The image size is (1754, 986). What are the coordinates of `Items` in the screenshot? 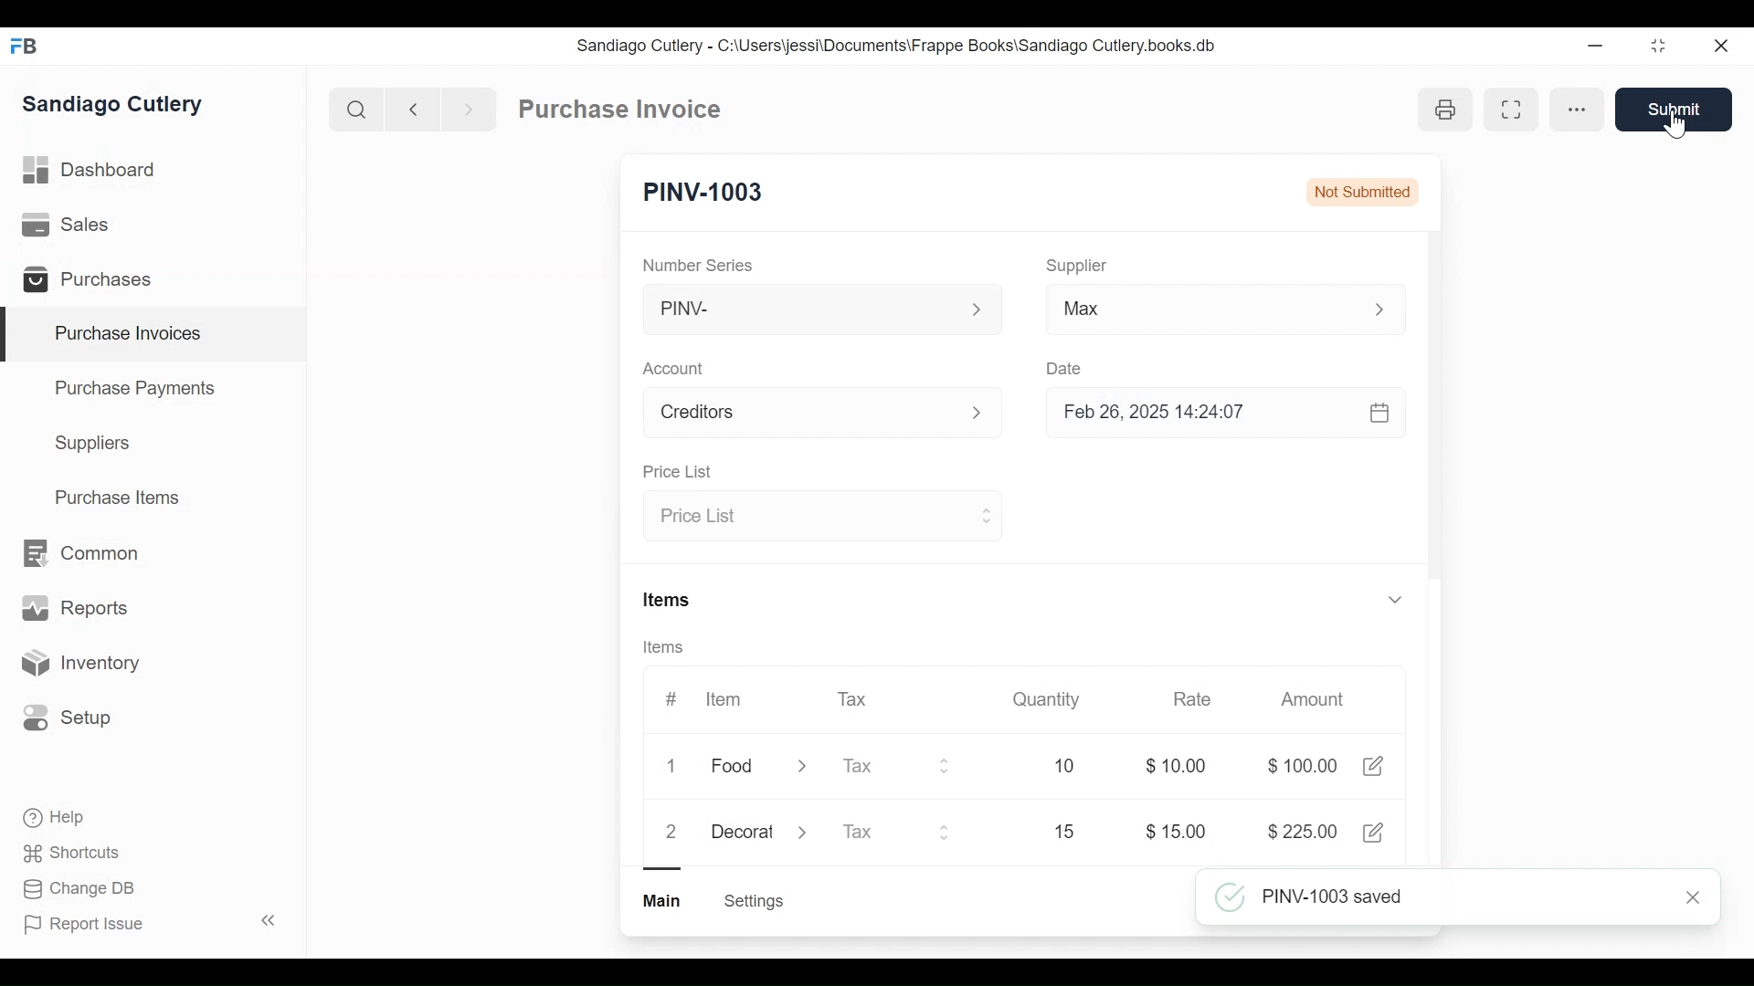 It's located at (669, 602).